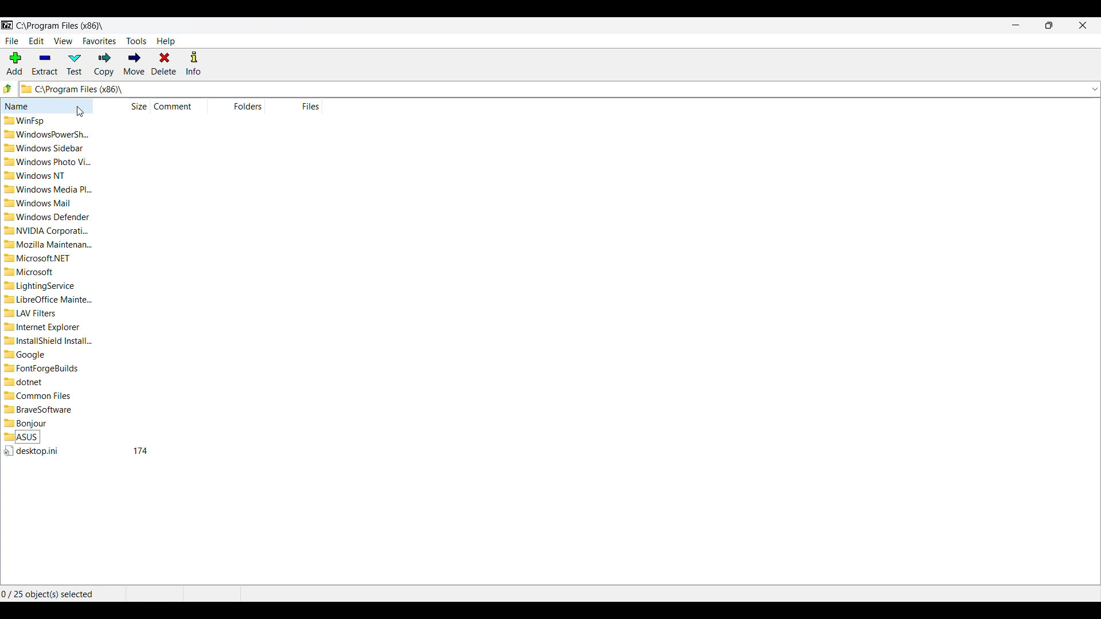  Describe the element at coordinates (560, 89) in the screenshot. I see `Logo and location of current folder` at that location.